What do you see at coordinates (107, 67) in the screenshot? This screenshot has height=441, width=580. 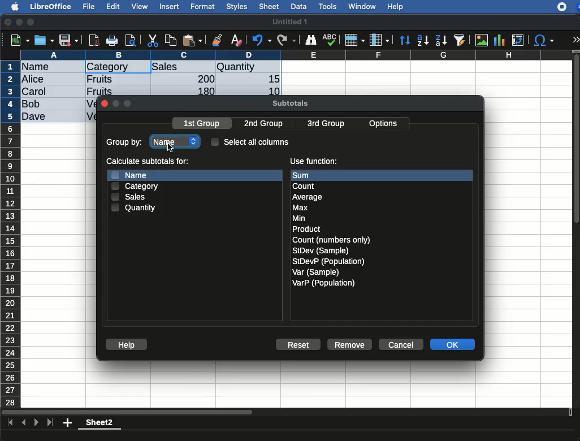 I see `category` at bounding box center [107, 67].